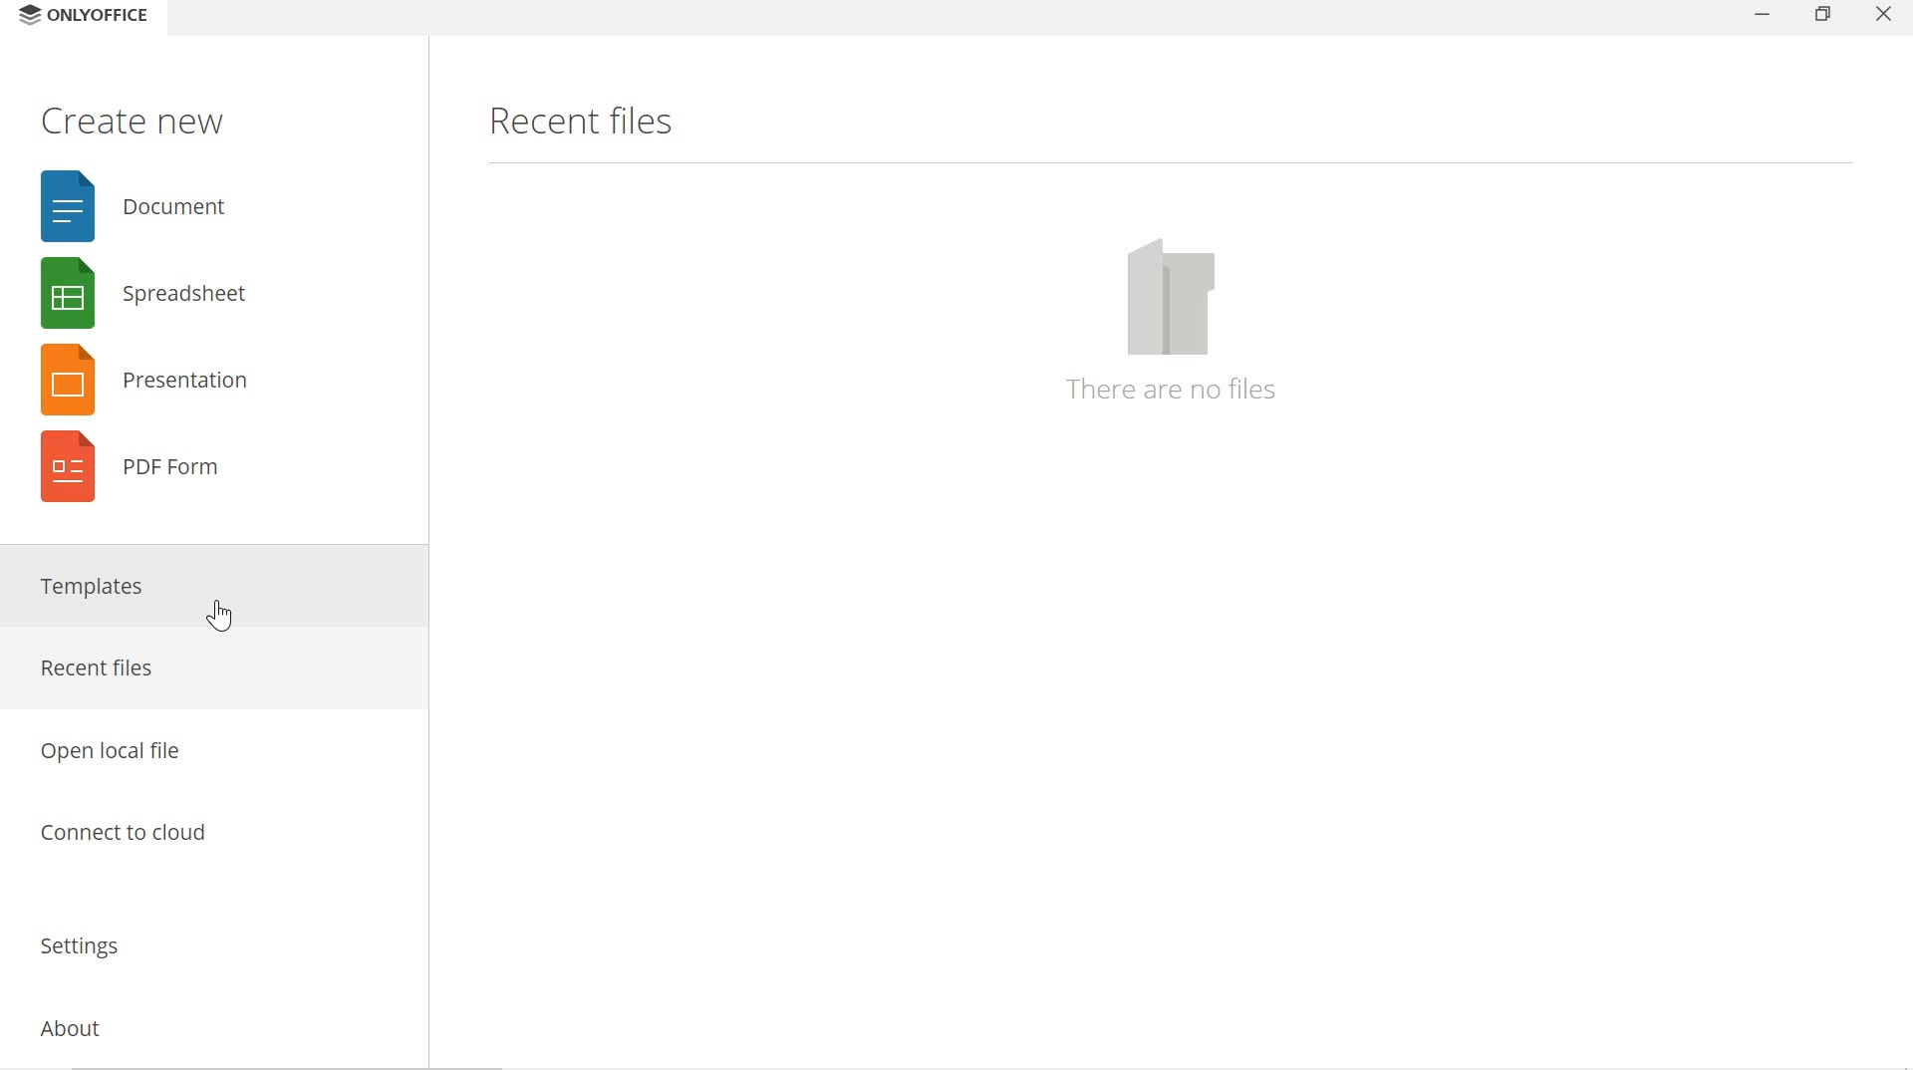 Image resolution: width=1913 pixels, height=1070 pixels. Describe the element at coordinates (220, 619) in the screenshot. I see `cursor` at that location.